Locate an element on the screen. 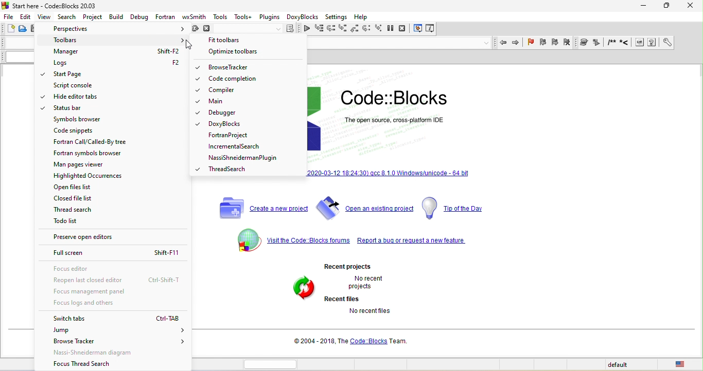  closed file list is located at coordinates (74, 199).